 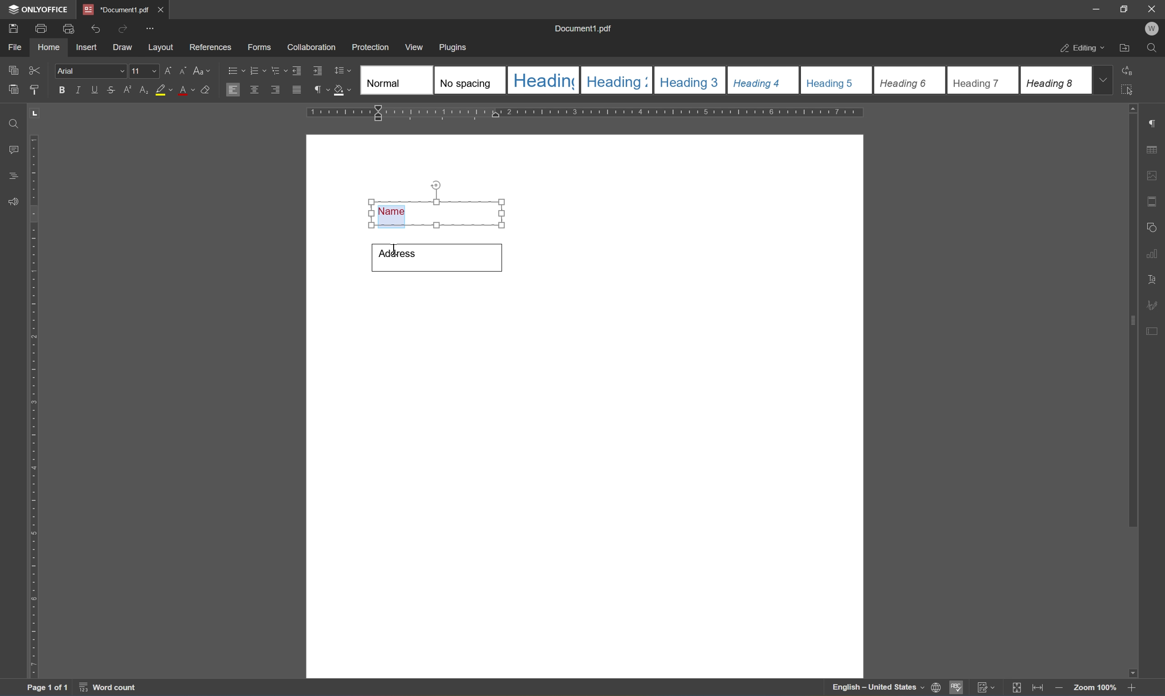 I want to click on presentation1.pdf, so click(x=115, y=9).